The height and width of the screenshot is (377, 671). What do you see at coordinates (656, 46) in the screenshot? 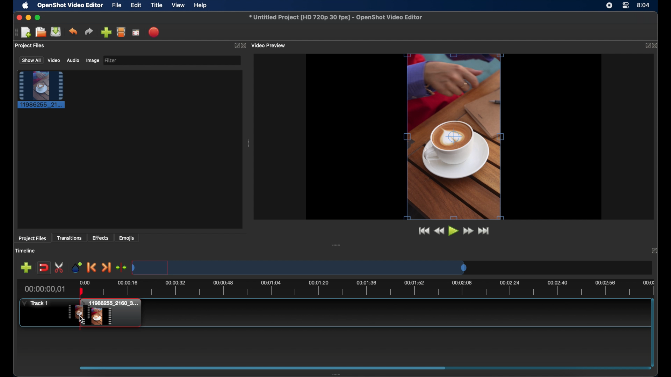
I see `close` at bounding box center [656, 46].